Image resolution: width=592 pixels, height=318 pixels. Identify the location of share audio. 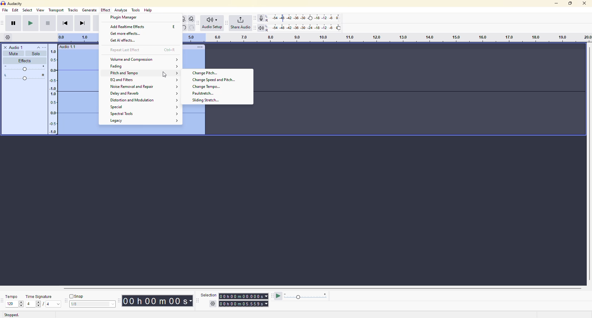
(240, 23).